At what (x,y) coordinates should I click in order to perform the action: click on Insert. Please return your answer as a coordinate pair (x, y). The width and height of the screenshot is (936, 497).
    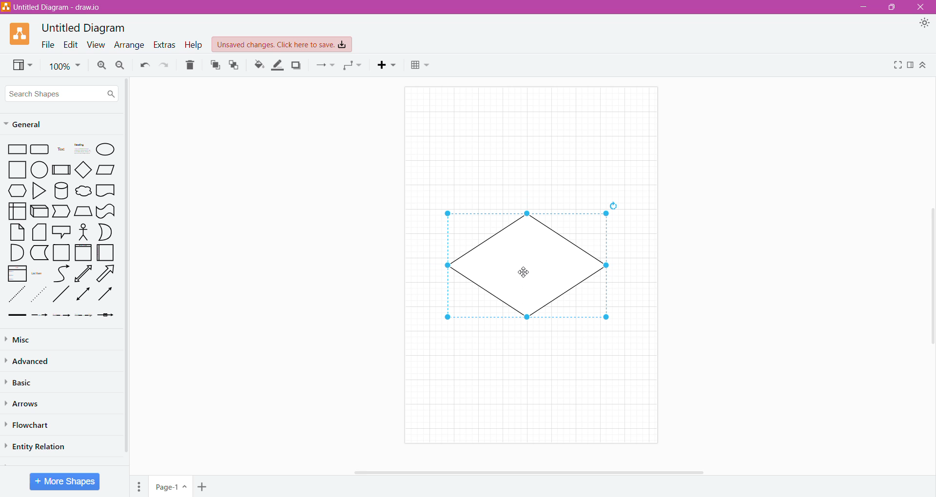
    Looking at the image, I should click on (389, 65).